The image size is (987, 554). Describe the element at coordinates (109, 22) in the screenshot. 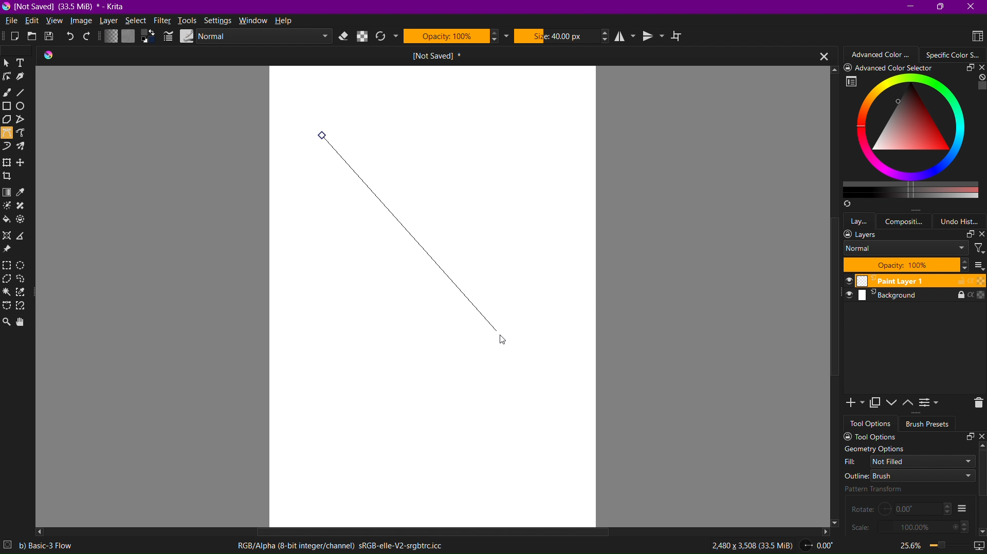

I see `Layer` at that location.